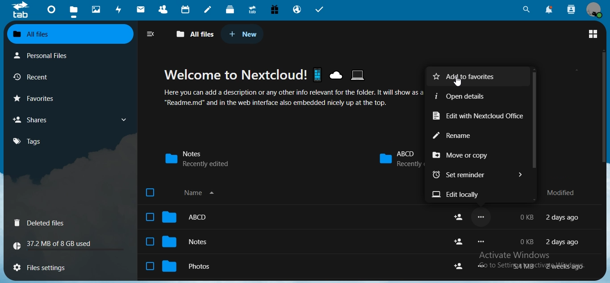 The height and width of the screenshot is (283, 610). I want to click on files settings, so click(44, 269).